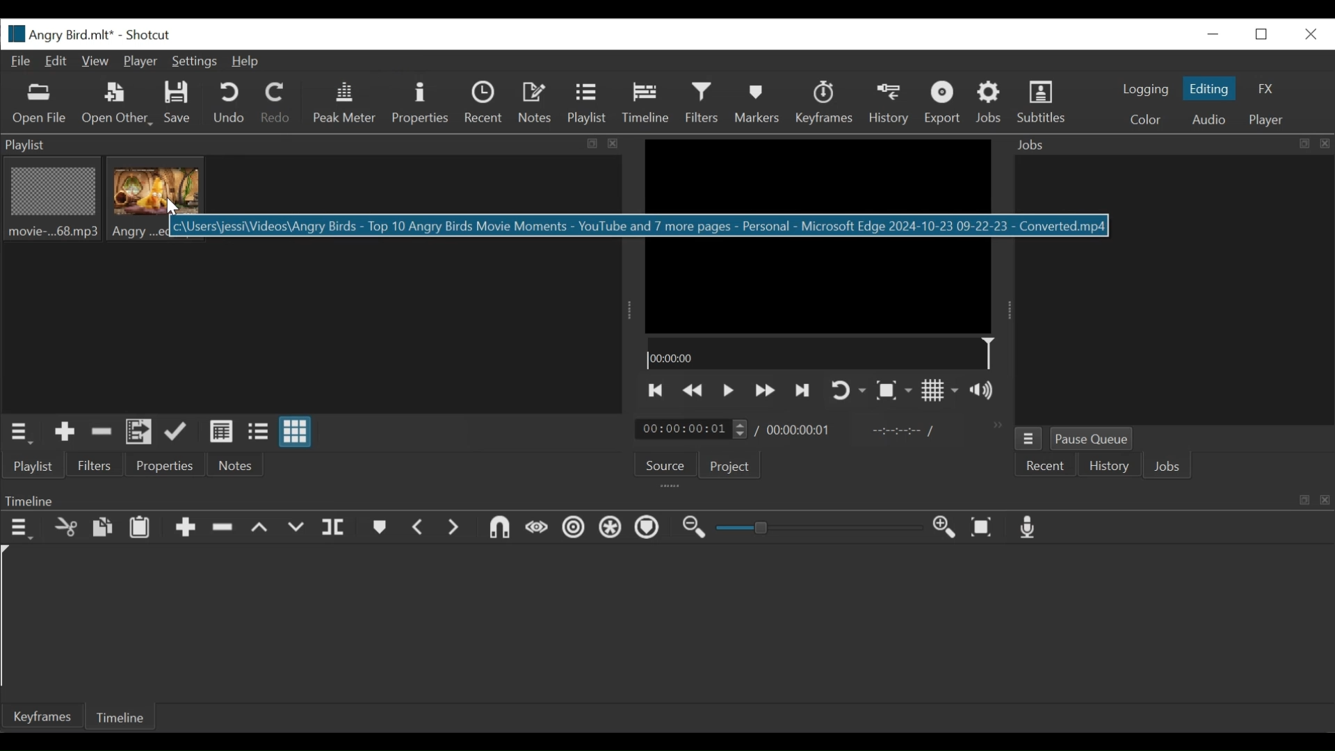 Image resolution: width=1335 pixels, height=751 pixels. What do you see at coordinates (667, 498) in the screenshot?
I see `Timeline` at bounding box center [667, 498].